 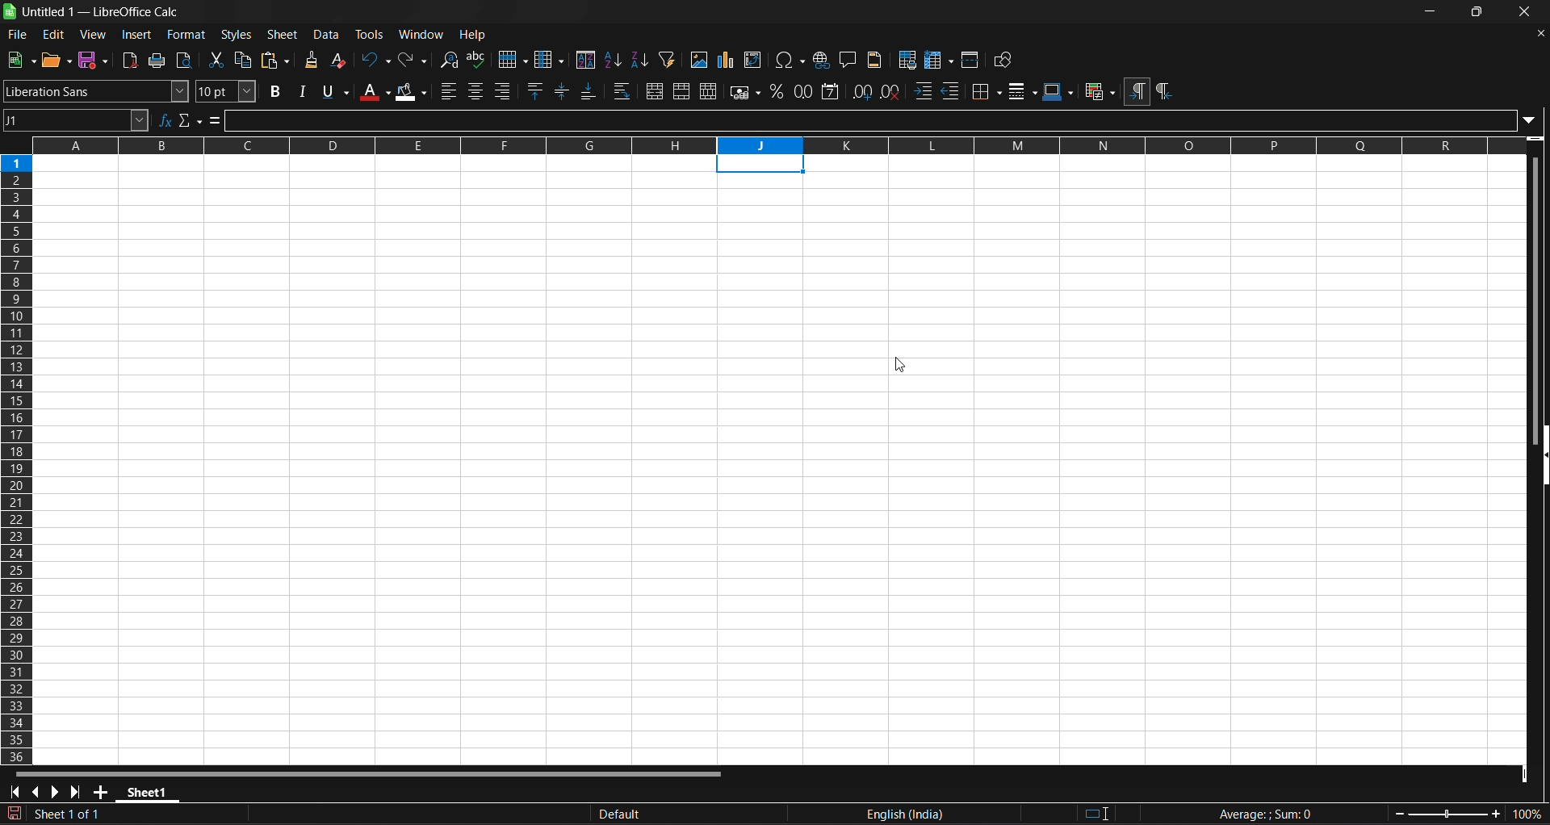 I want to click on merge and center or unmerge cells depending on the toggle state, so click(x=657, y=91).